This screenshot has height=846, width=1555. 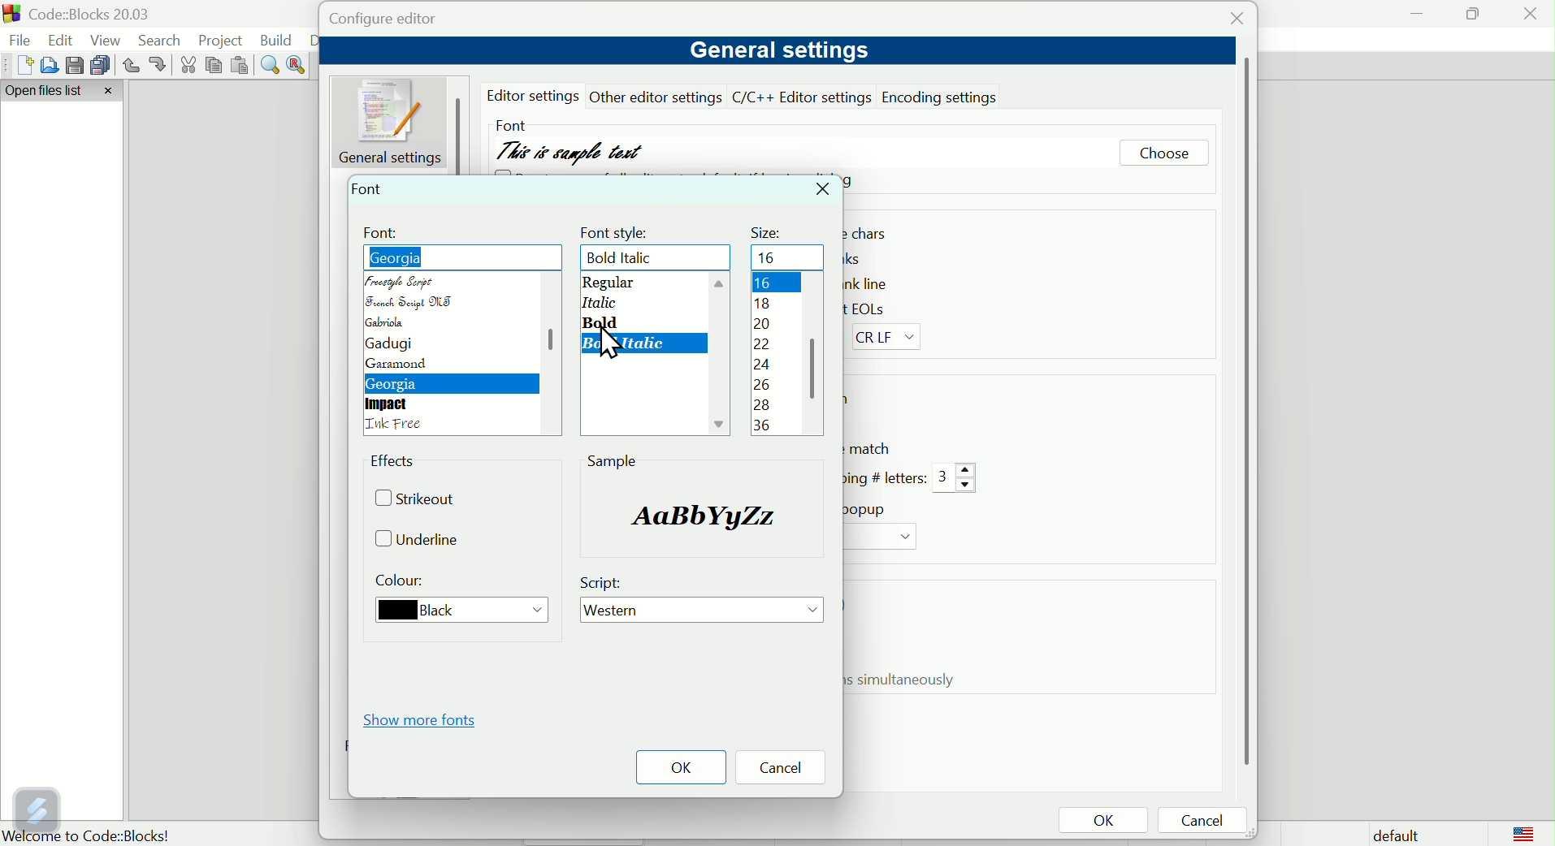 I want to click on Open file list, so click(x=63, y=92).